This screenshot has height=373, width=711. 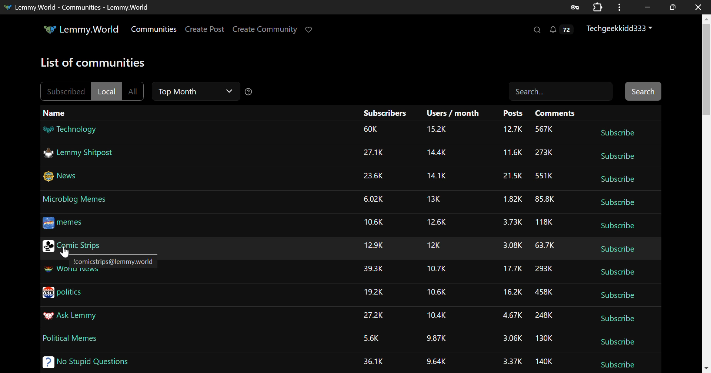 What do you see at coordinates (63, 178) in the screenshot?
I see `News` at bounding box center [63, 178].